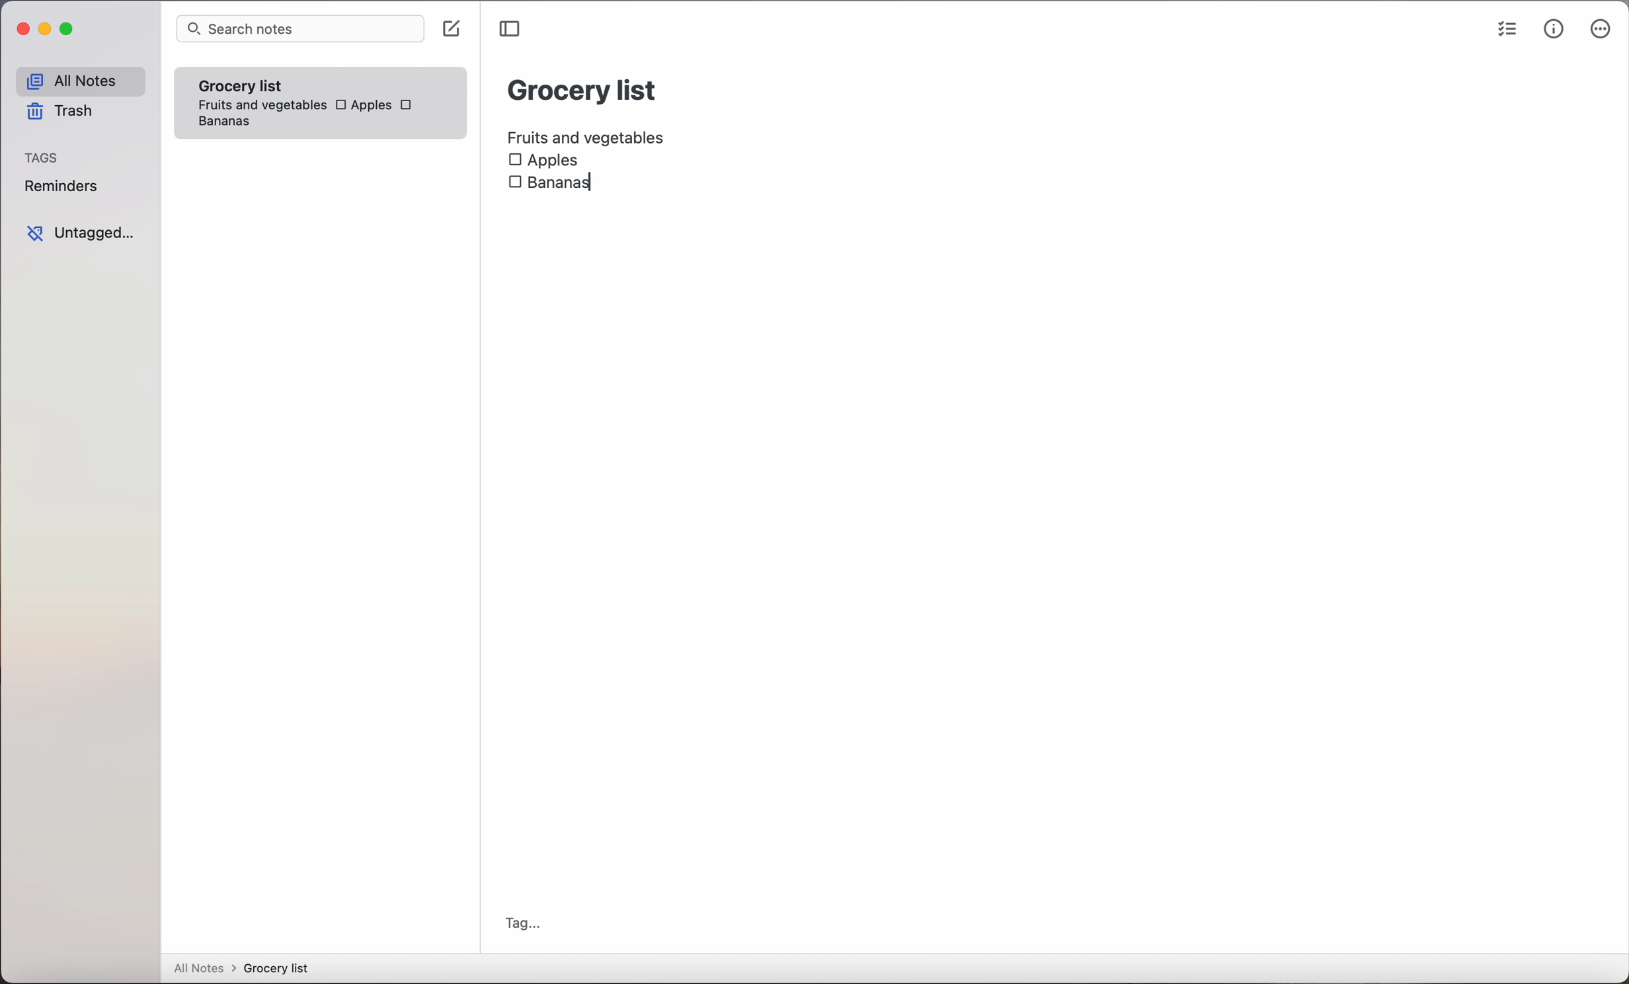 This screenshot has width=1629, height=984. Describe the element at coordinates (523, 923) in the screenshot. I see `tag` at that location.